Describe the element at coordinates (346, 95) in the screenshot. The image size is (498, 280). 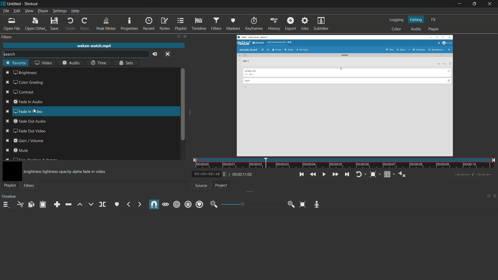
I see `imported video` at that location.